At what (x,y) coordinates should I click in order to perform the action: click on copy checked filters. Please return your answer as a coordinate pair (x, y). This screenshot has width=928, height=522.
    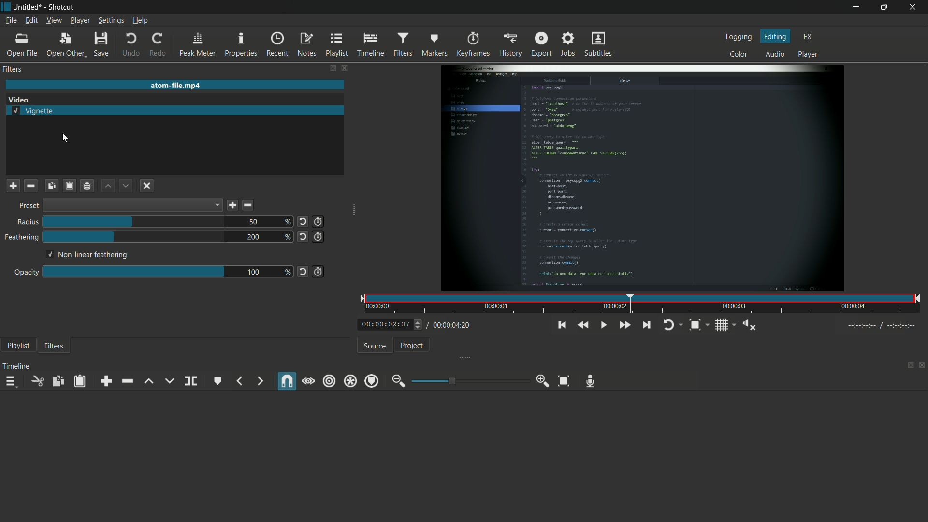
    Looking at the image, I should click on (58, 381).